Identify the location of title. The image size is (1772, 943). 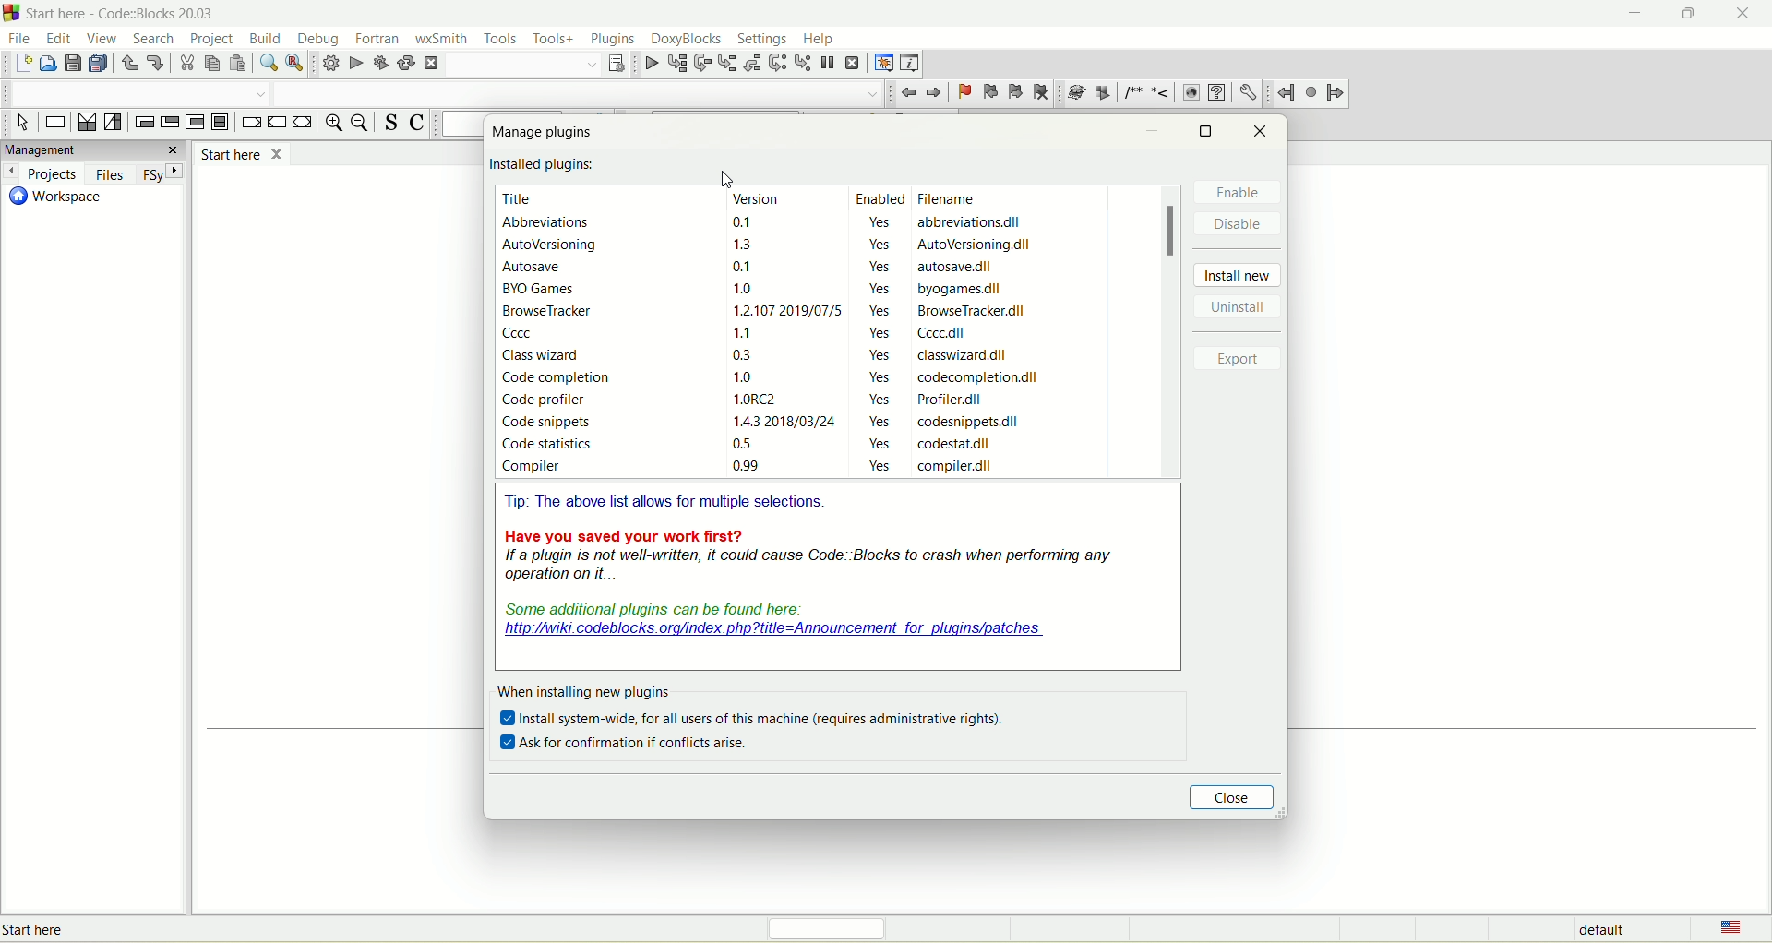
(521, 198).